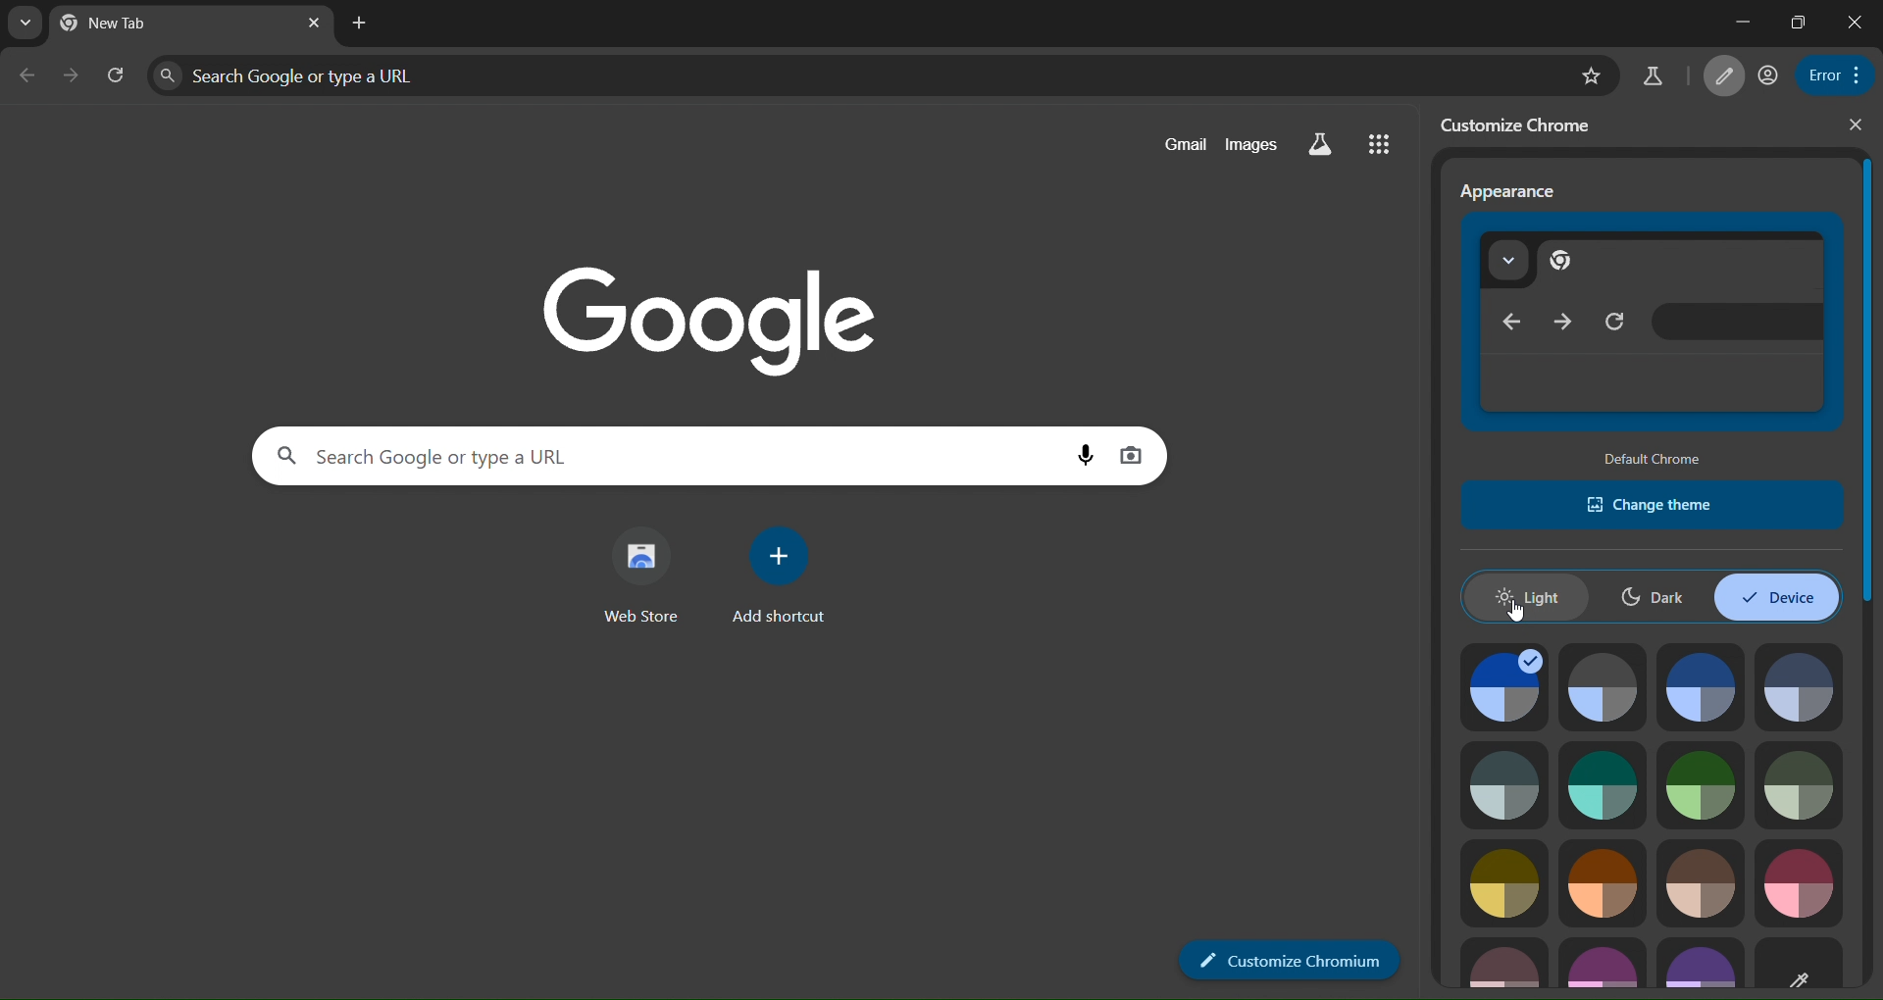  Describe the element at coordinates (853, 75) in the screenshot. I see `search google or type a URL` at that location.